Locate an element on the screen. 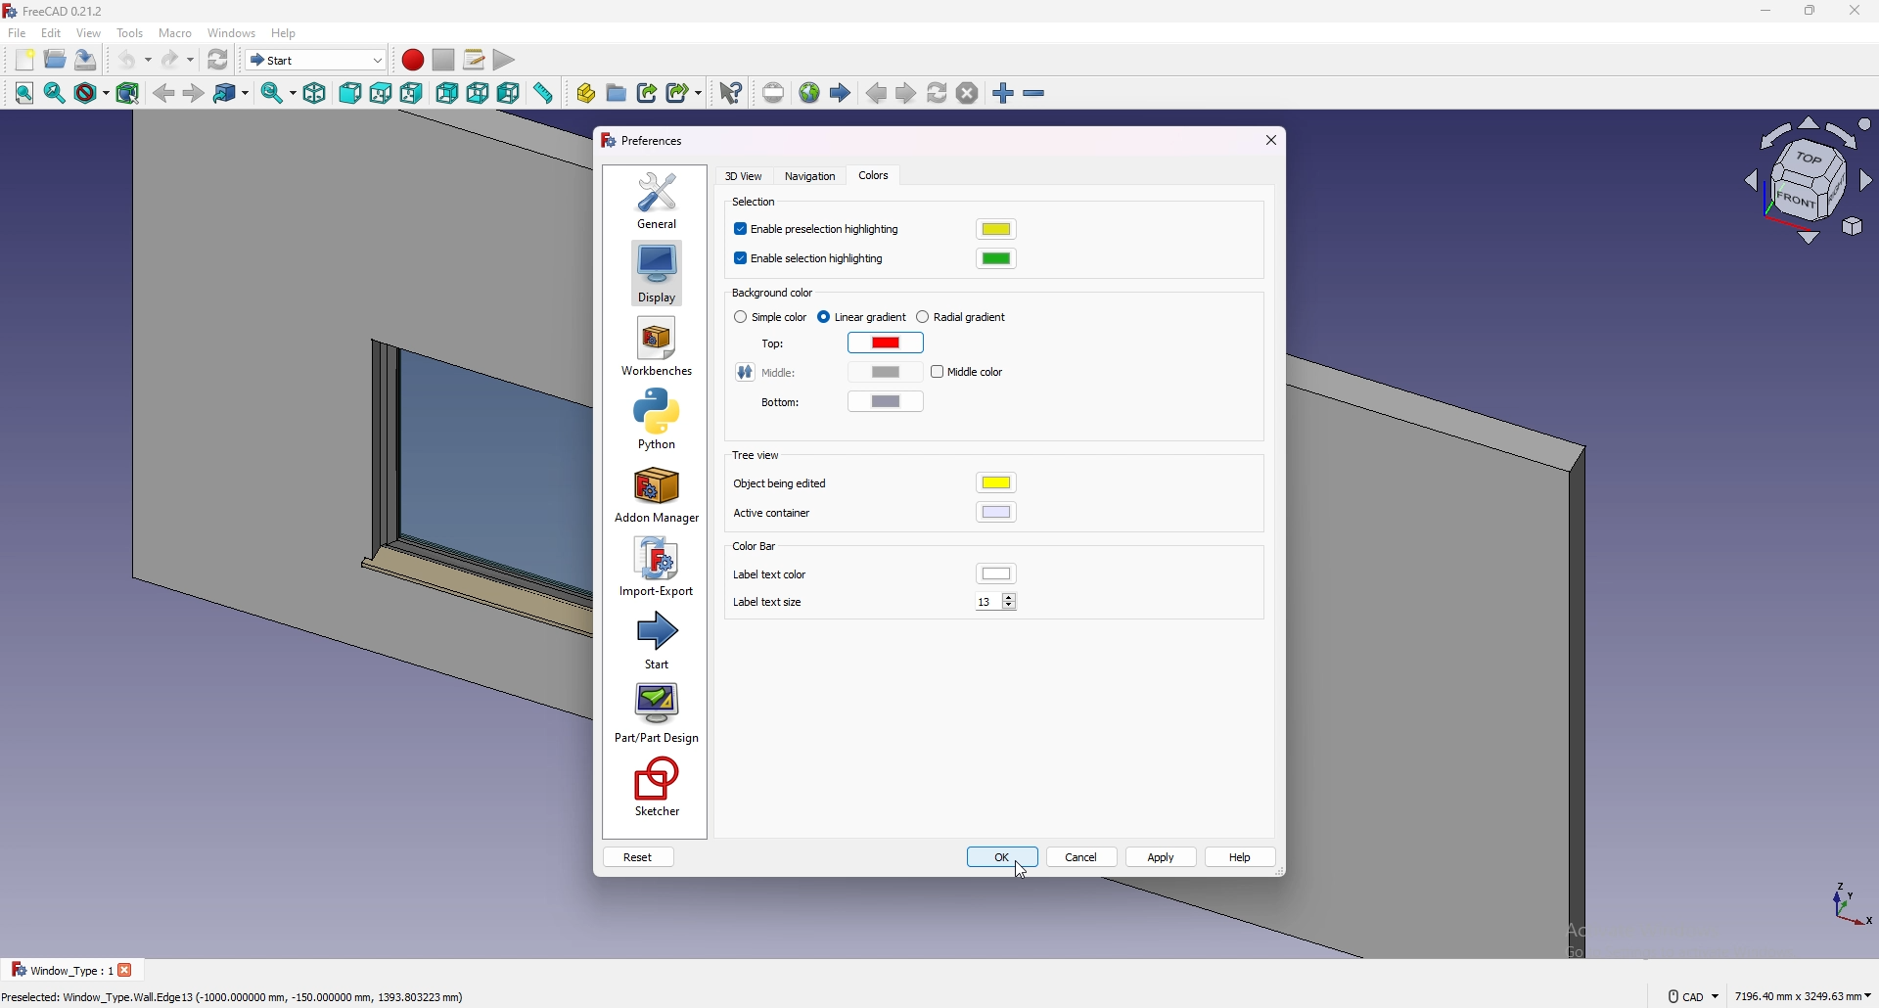 The image size is (1879, 1008). object being edited color is located at coordinates (999, 483).